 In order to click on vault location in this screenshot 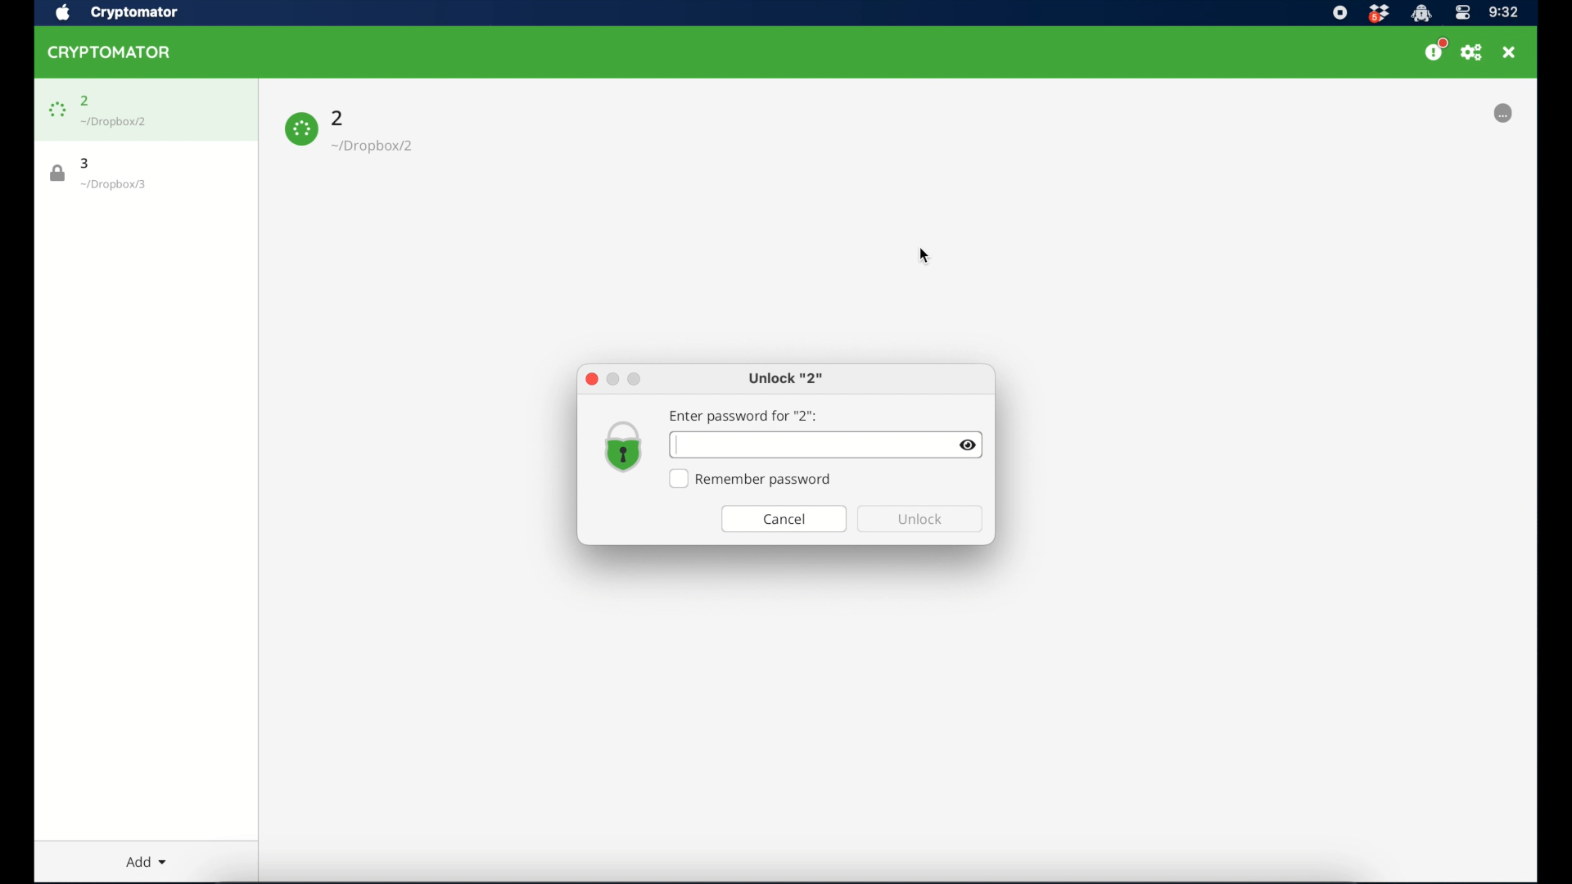, I will do `click(115, 122)`.